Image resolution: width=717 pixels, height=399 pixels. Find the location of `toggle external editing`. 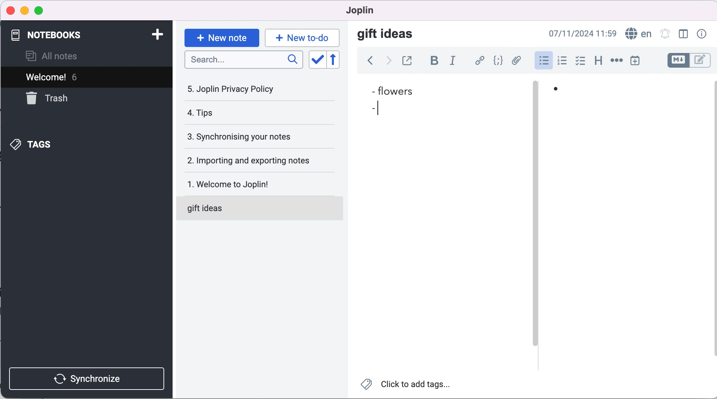

toggle external editing is located at coordinates (408, 60).